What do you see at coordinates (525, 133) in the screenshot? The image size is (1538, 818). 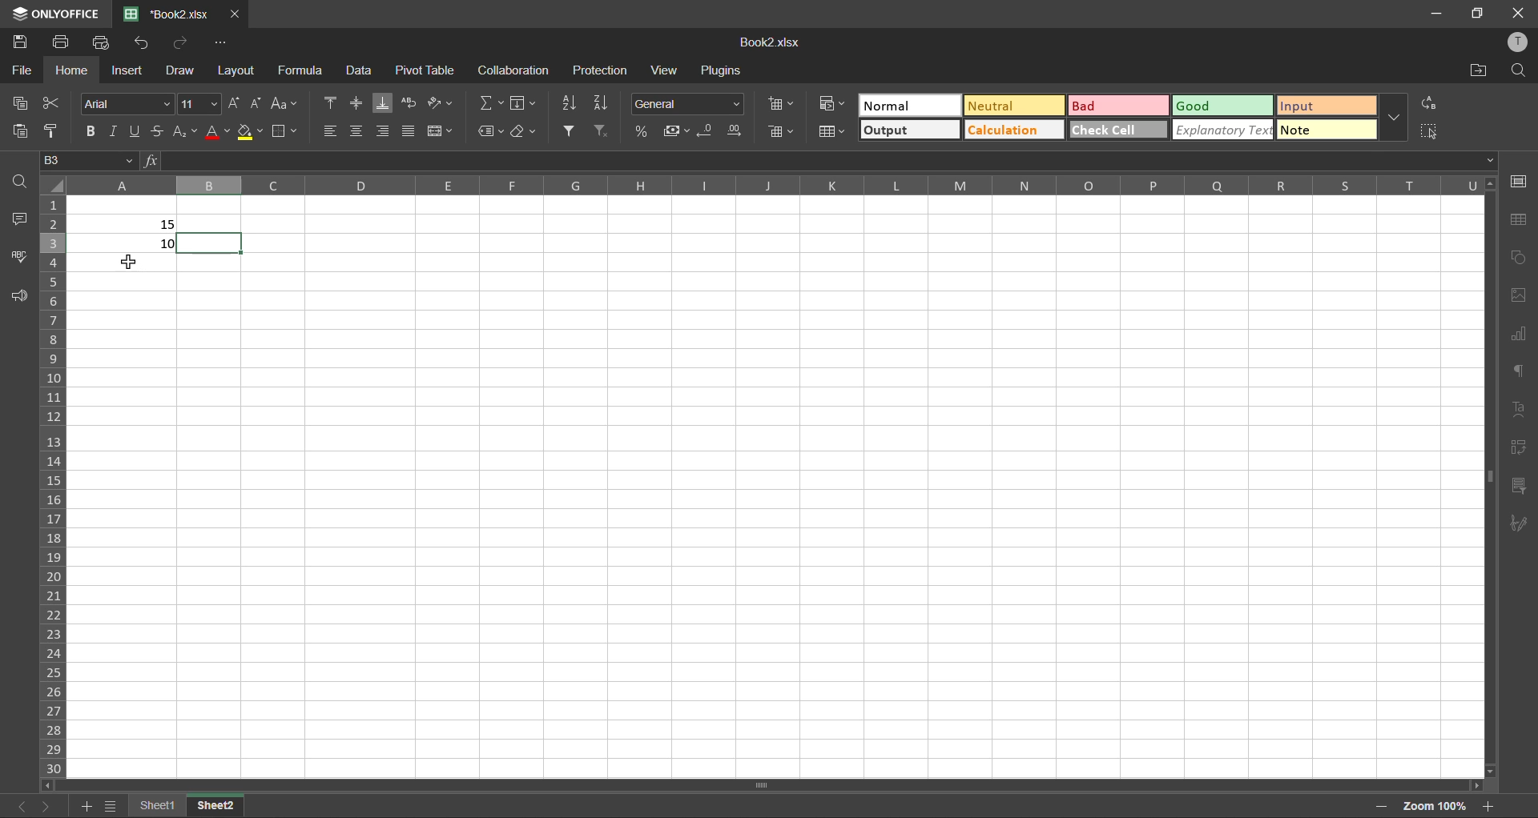 I see `clear all` at bounding box center [525, 133].